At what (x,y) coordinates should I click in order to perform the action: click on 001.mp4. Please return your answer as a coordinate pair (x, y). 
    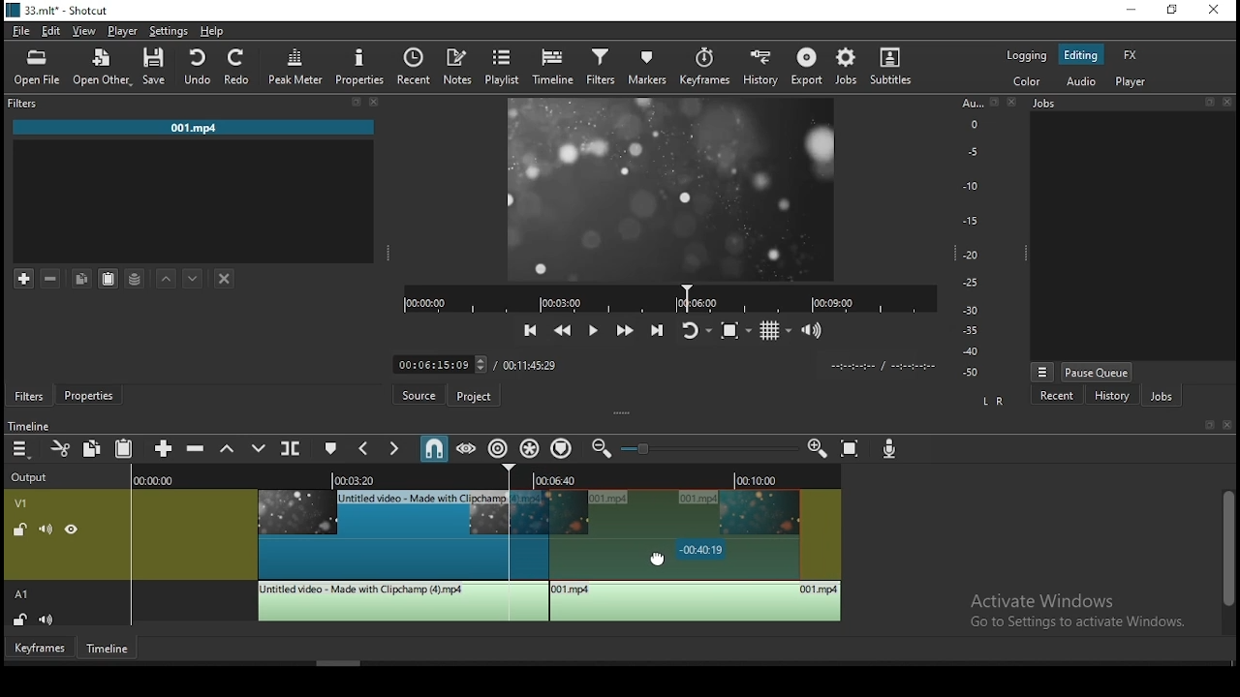
    Looking at the image, I should click on (197, 128).